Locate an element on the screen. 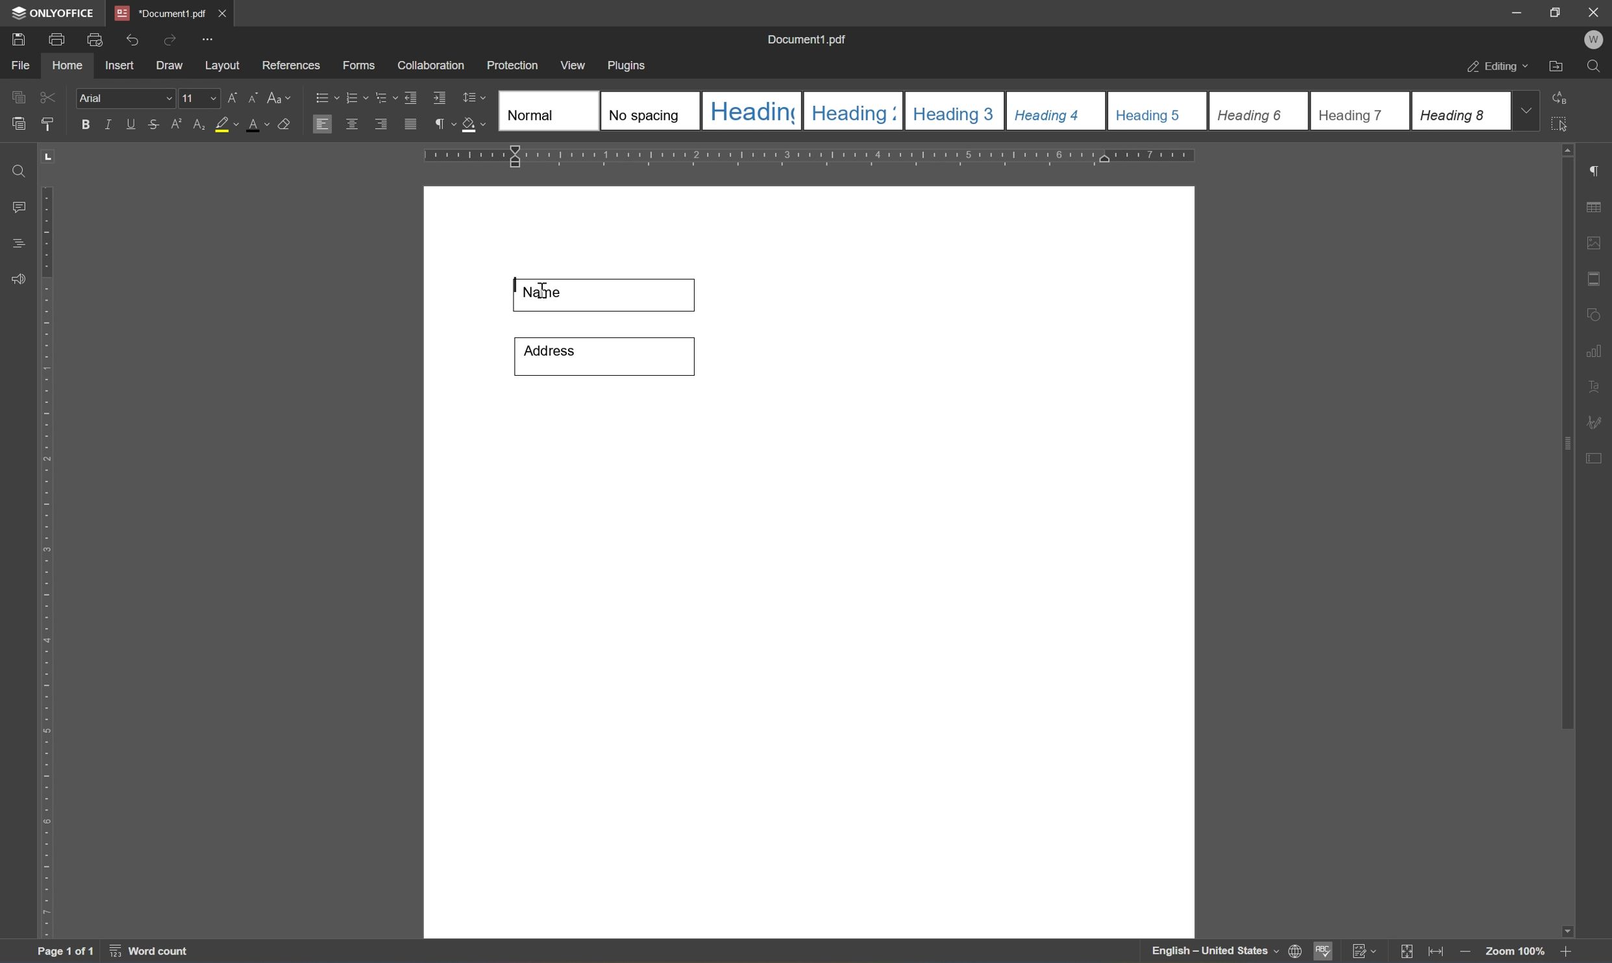 This screenshot has width=1612, height=963. underline is located at coordinates (132, 125).